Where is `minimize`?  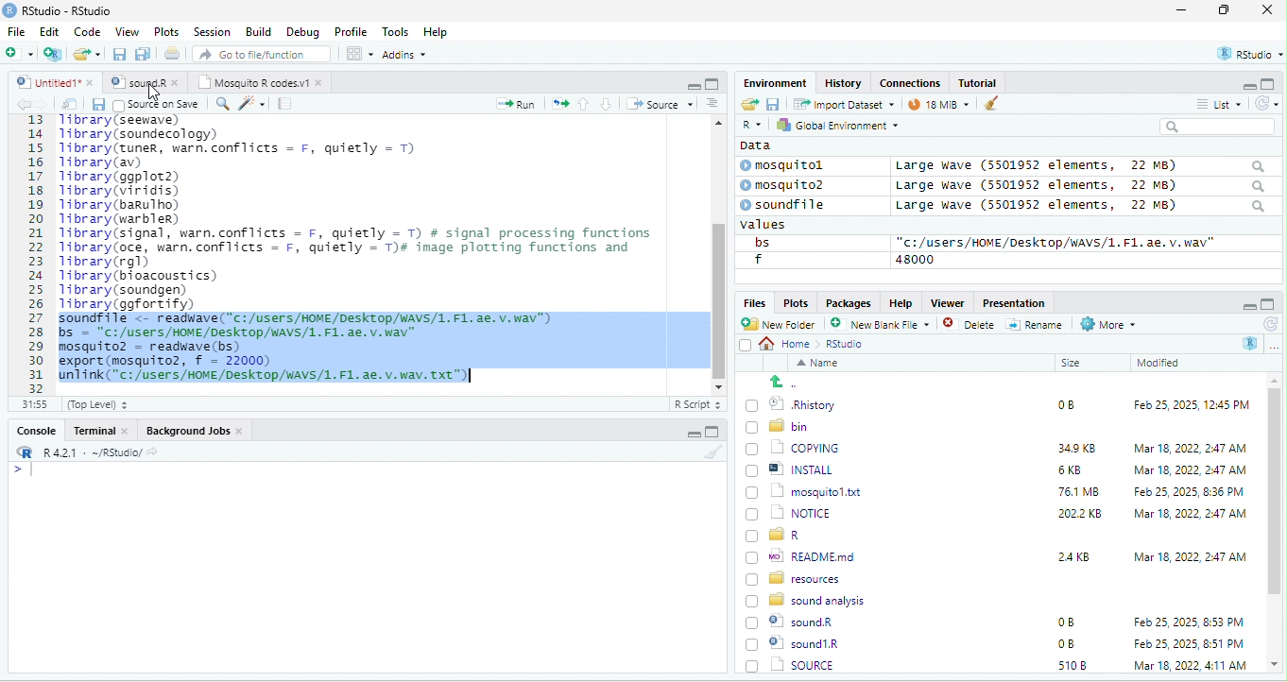
minimize is located at coordinates (691, 435).